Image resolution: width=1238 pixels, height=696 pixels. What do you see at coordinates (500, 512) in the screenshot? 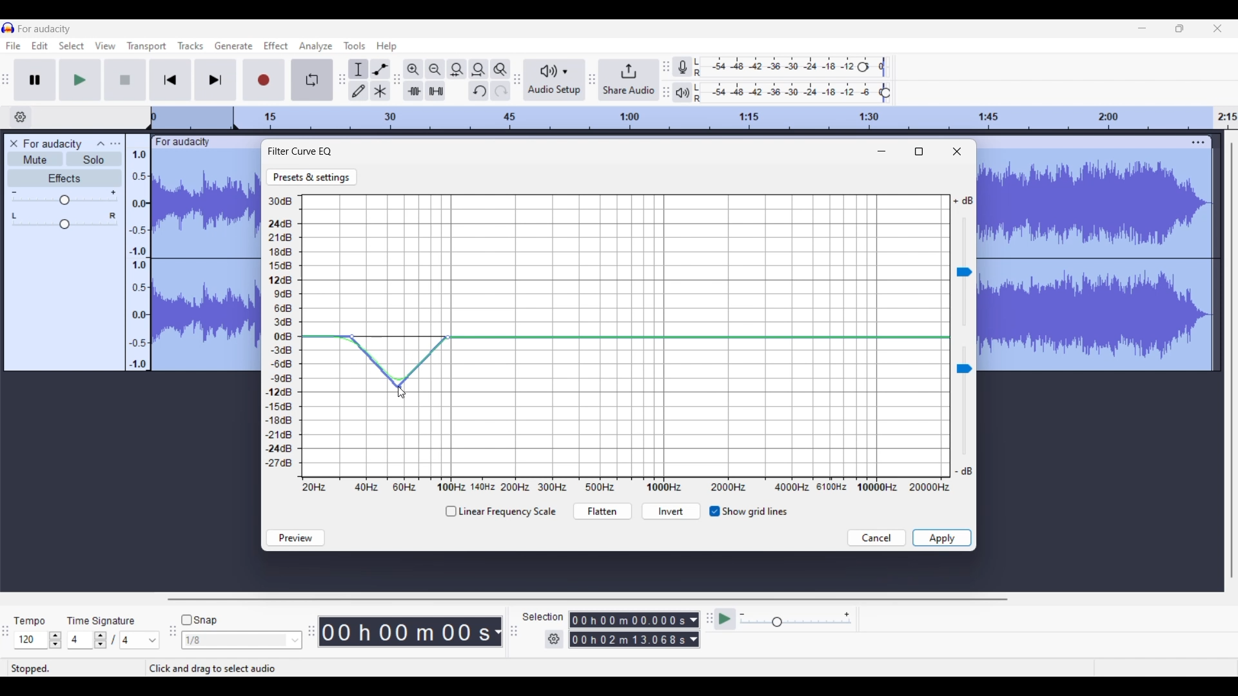
I see `Toggle for linear frequency scale` at bounding box center [500, 512].